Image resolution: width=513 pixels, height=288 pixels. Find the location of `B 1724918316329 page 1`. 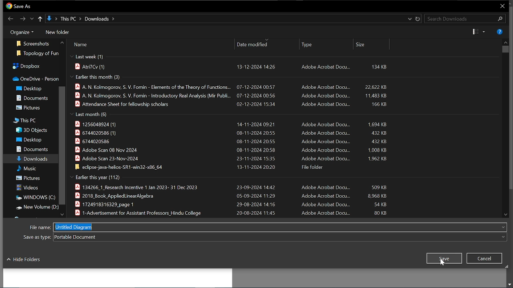

B 1724918316329 page 1 is located at coordinates (105, 204).